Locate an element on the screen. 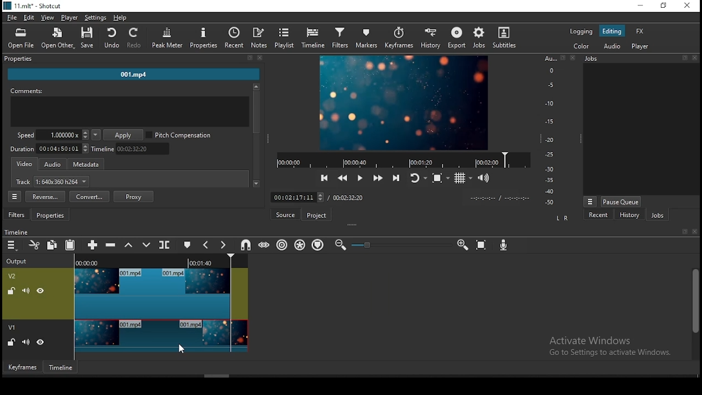 The height and width of the screenshot is (395, 702). play quickly backwards is located at coordinates (343, 178).